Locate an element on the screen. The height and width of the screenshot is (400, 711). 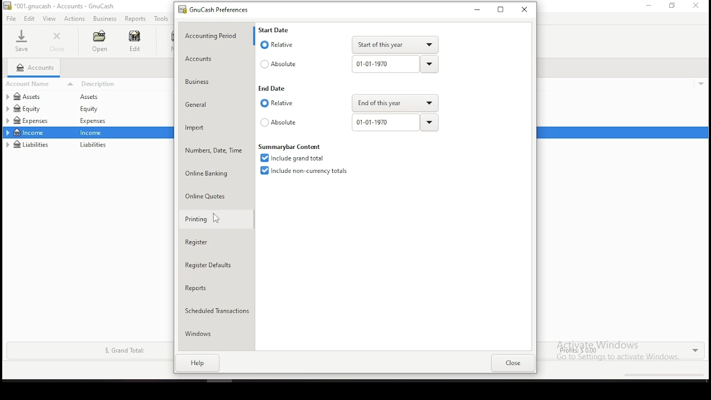
liabilities is located at coordinates (93, 146).